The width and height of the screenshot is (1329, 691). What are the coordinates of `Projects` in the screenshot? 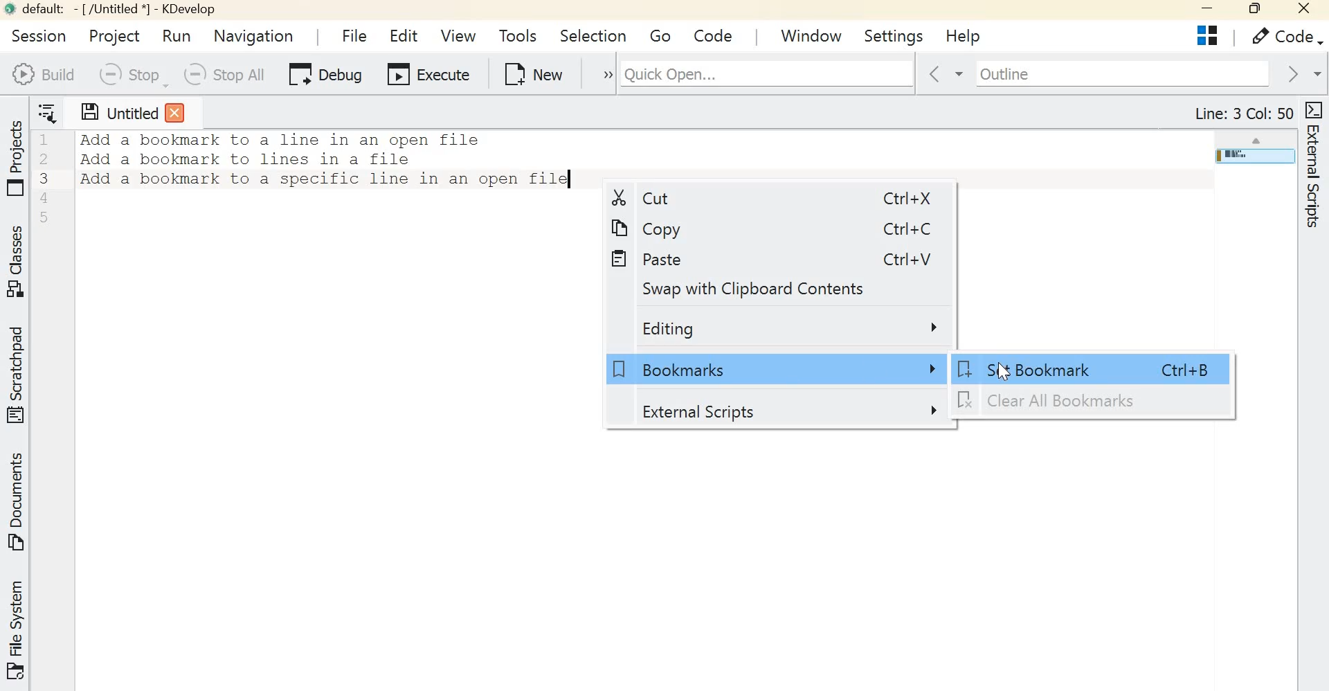 It's located at (16, 159).